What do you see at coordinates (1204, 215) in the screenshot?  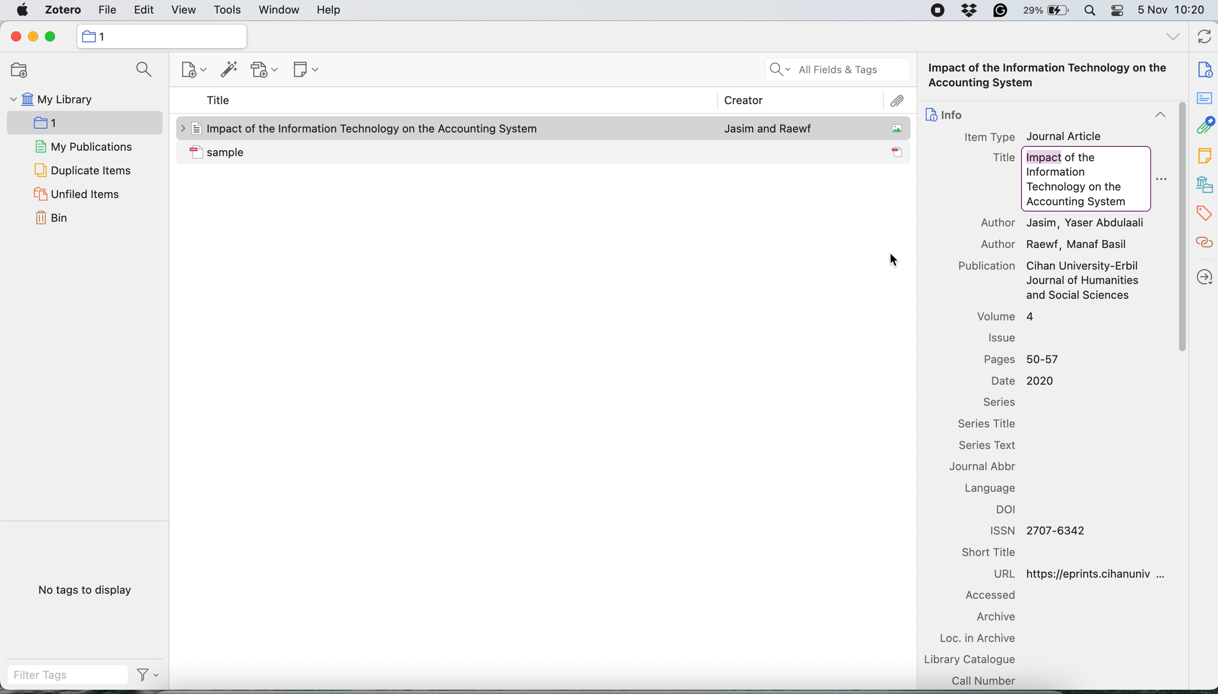 I see `tags` at bounding box center [1204, 215].